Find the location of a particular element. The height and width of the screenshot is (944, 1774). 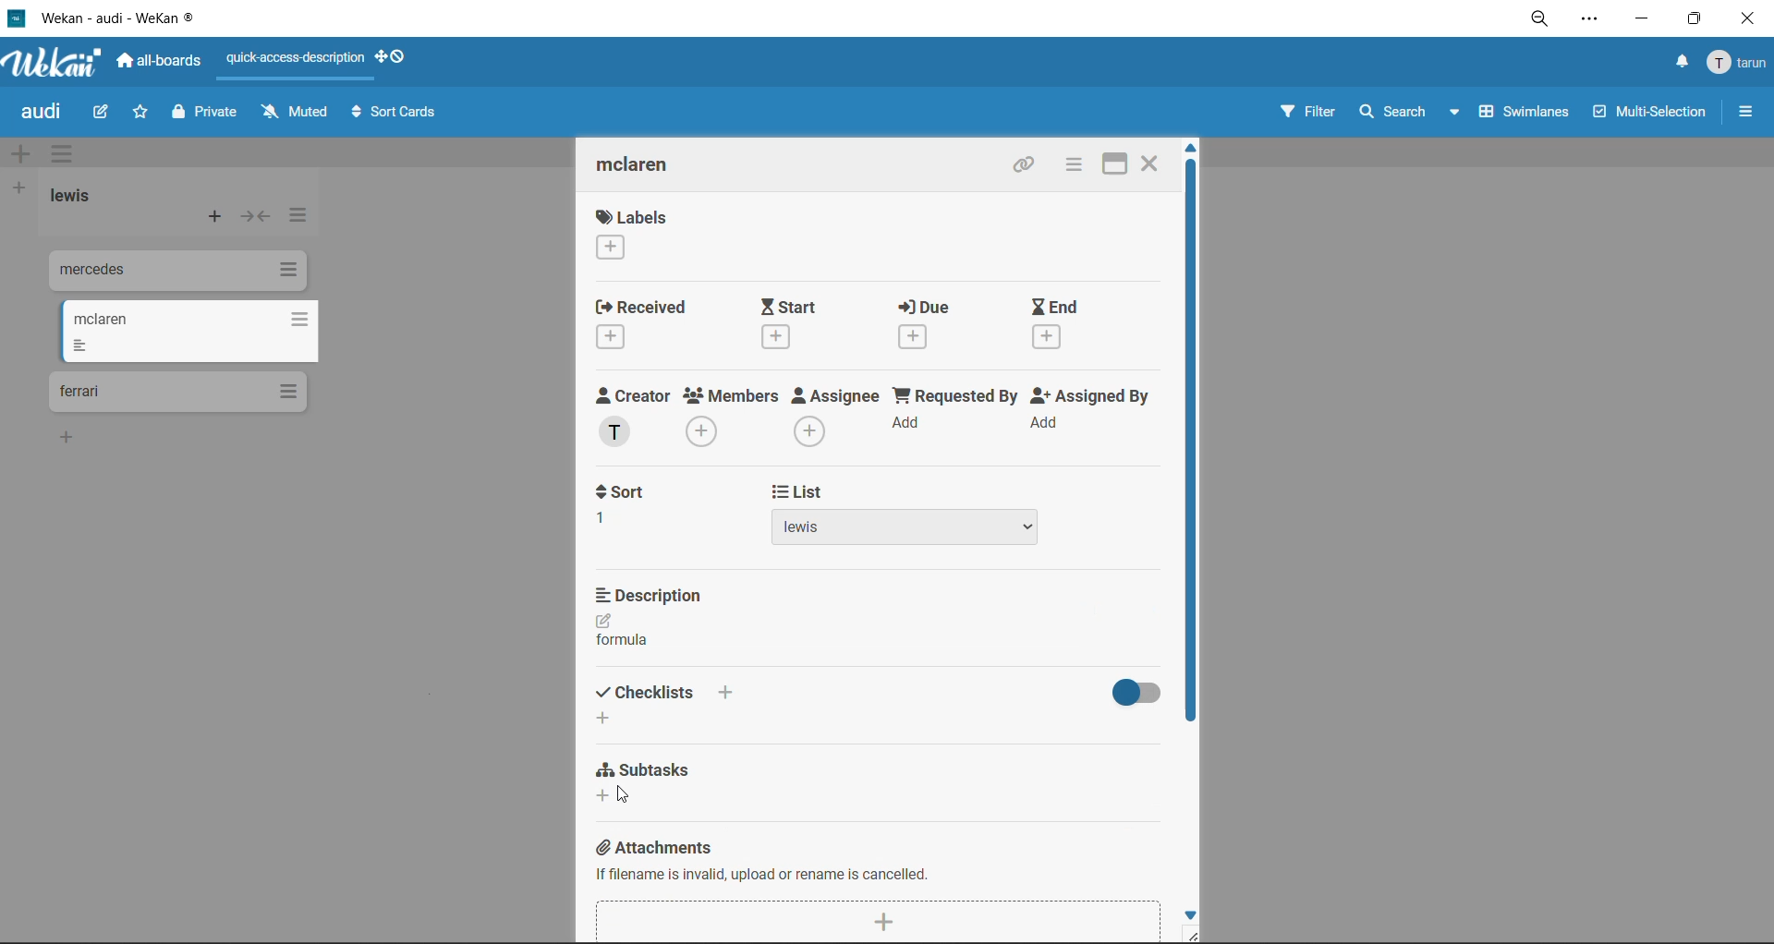

private is located at coordinates (208, 115).